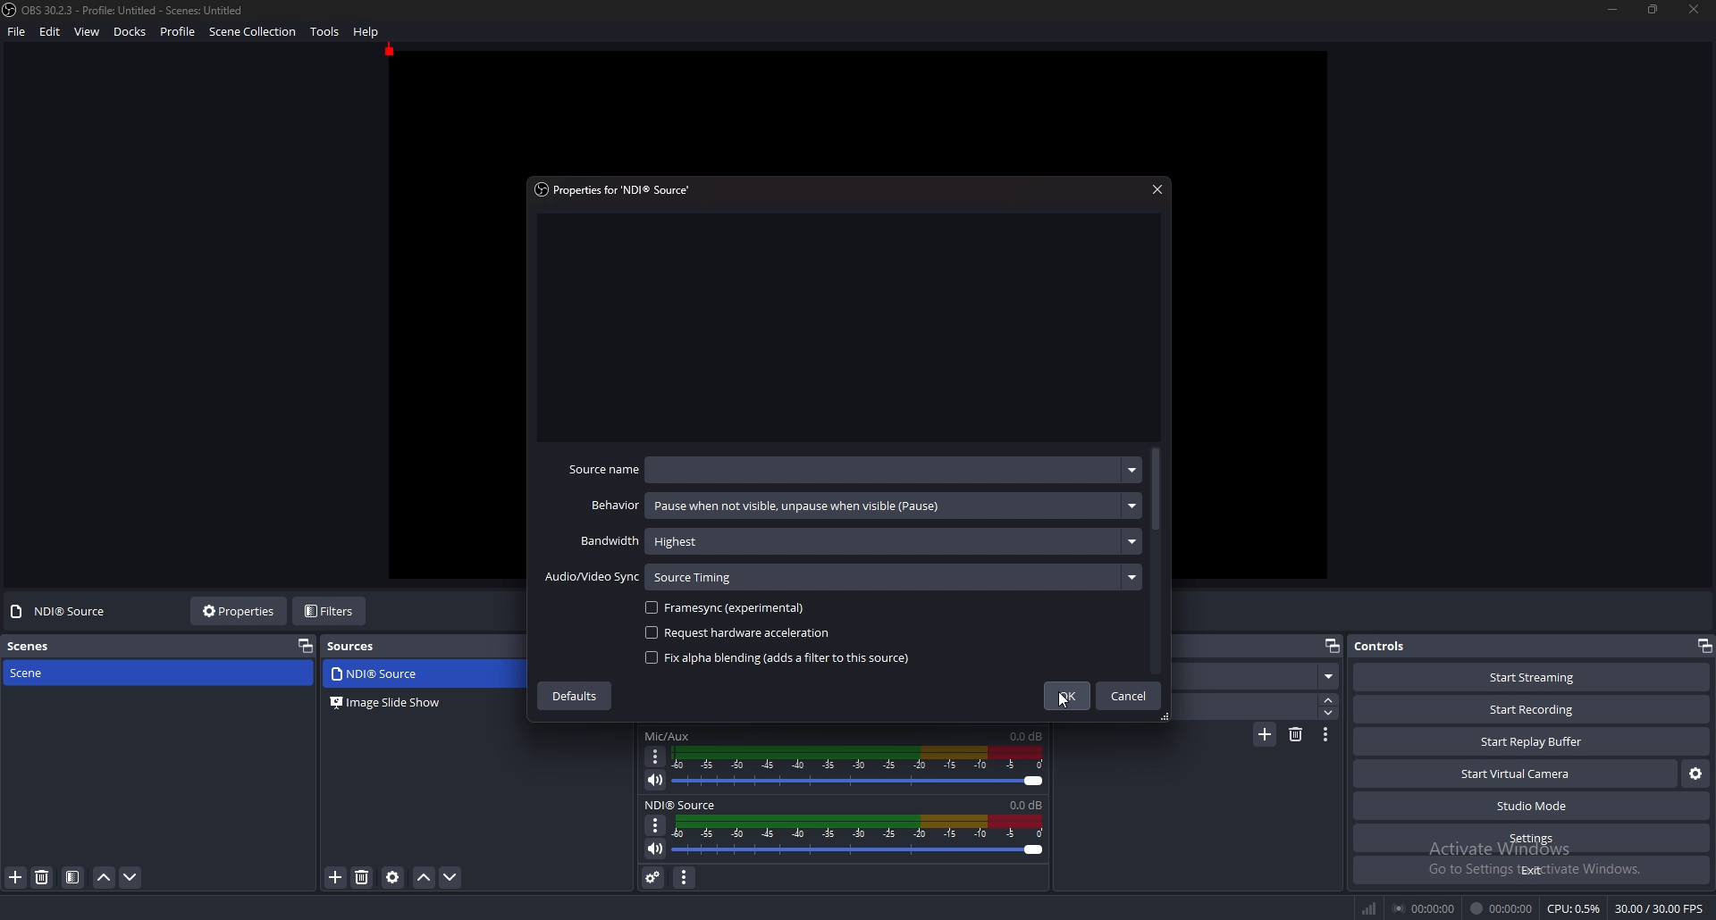 This screenshot has height=920, width=1716. What do you see at coordinates (325, 31) in the screenshot?
I see `tools` at bounding box center [325, 31].